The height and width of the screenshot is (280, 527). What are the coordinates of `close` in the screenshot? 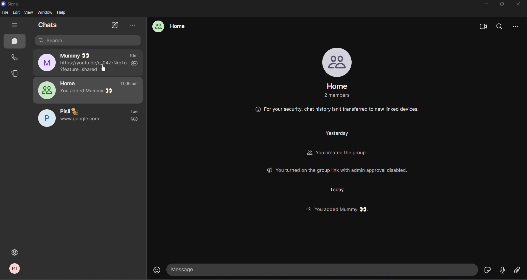 It's located at (518, 4).